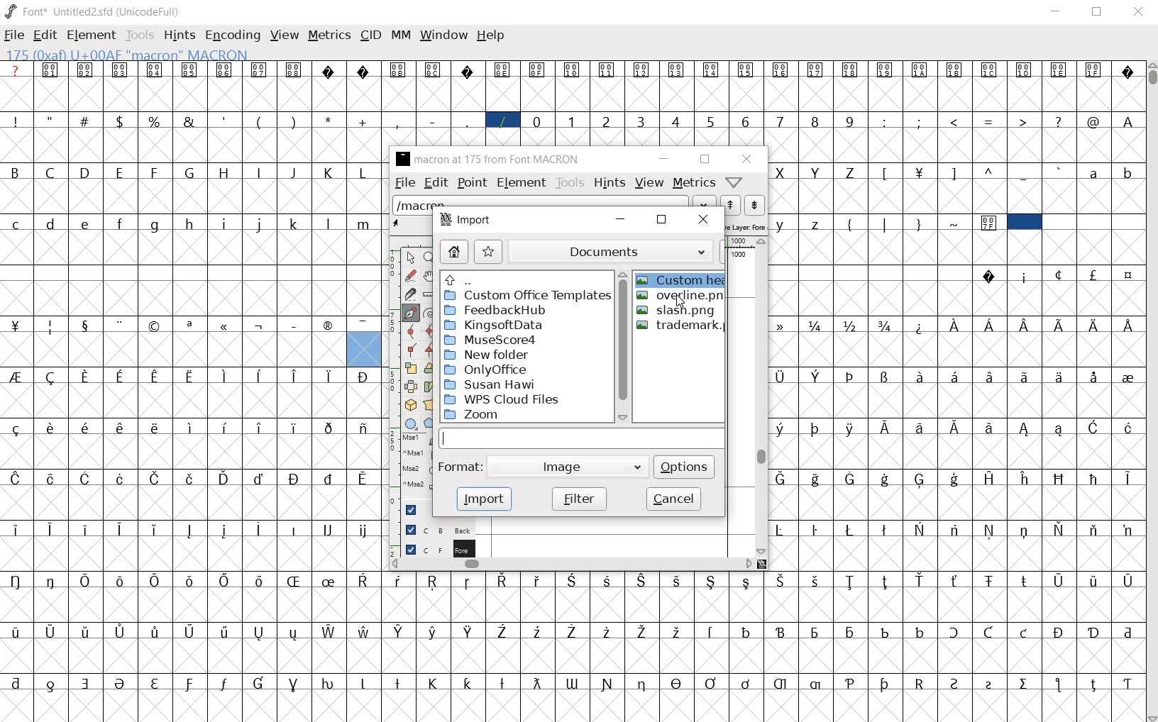 The height and width of the screenshot is (722, 1158). What do you see at coordinates (644, 631) in the screenshot?
I see `Symbol` at bounding box center [644, 631].